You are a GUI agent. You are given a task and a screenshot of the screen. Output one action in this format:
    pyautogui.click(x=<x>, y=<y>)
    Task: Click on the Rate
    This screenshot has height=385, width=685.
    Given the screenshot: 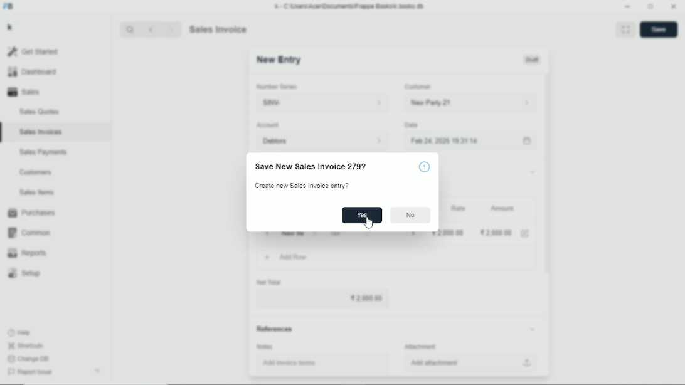 What is the action you would take?
    pyautogui.click(x=459, y=207)
    